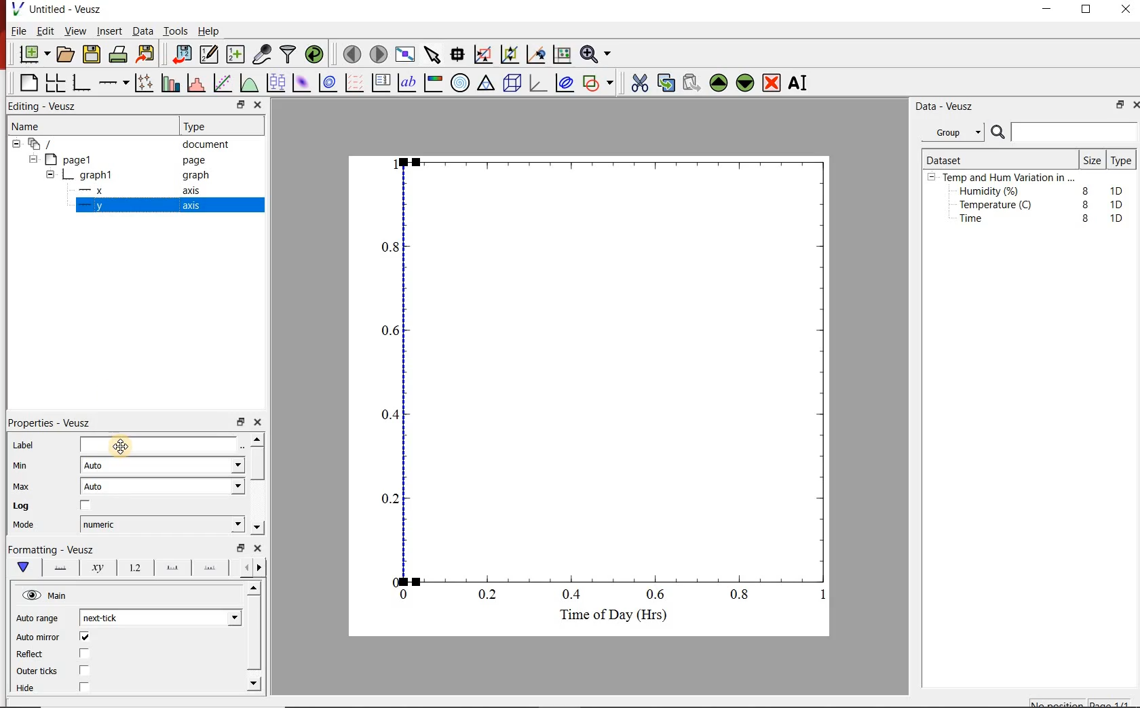 Image resolution: width=1140 pixels, height=708 pixels. I want to click on Data - Veusz, so click(947, 106).